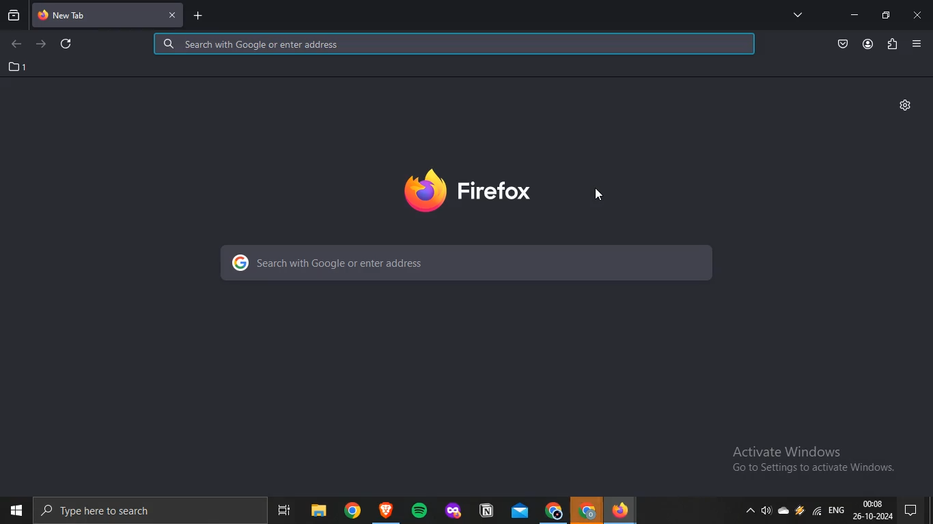 Image resolution: width=933 pixels, height=524 pixels. I want to click on 00:08, so click(872, 504).